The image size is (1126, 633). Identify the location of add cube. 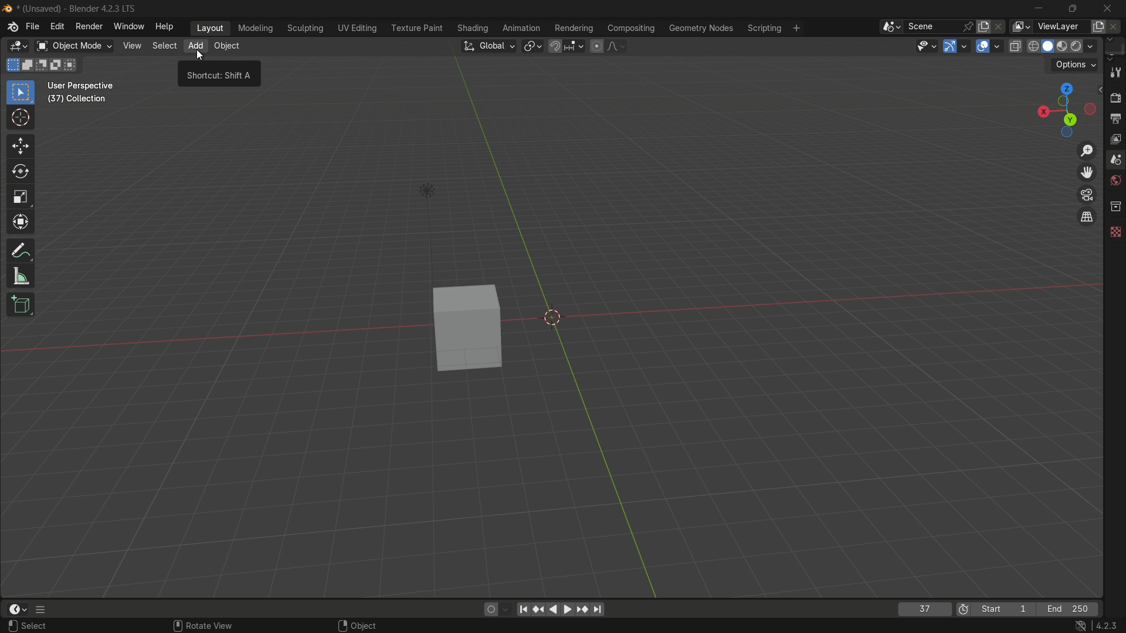
(21, 304).